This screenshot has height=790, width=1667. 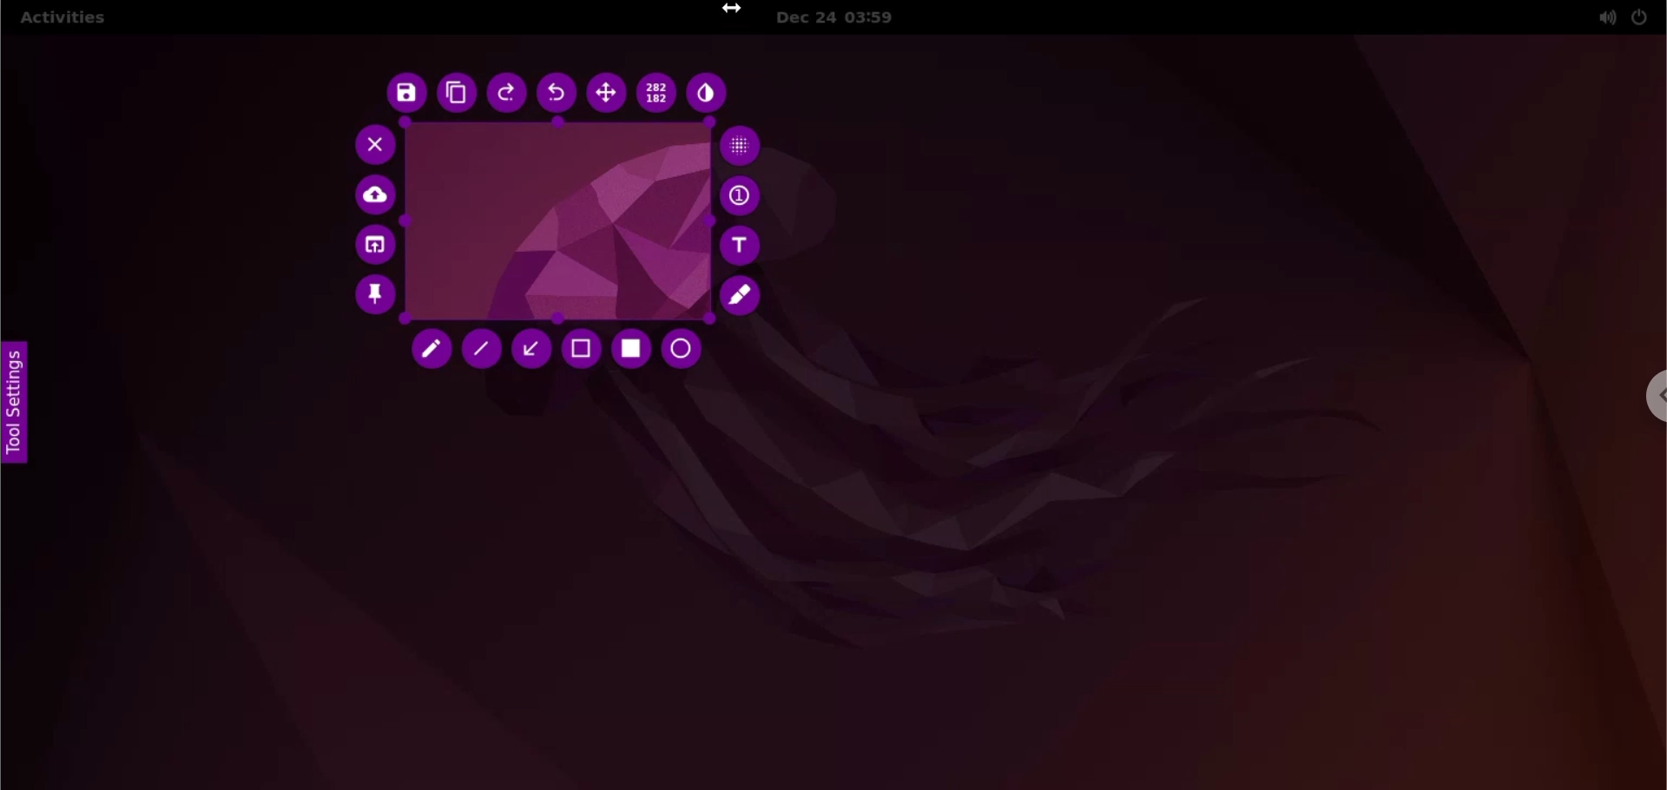 I want to click on cancel capture, so click(x=368, y=146).